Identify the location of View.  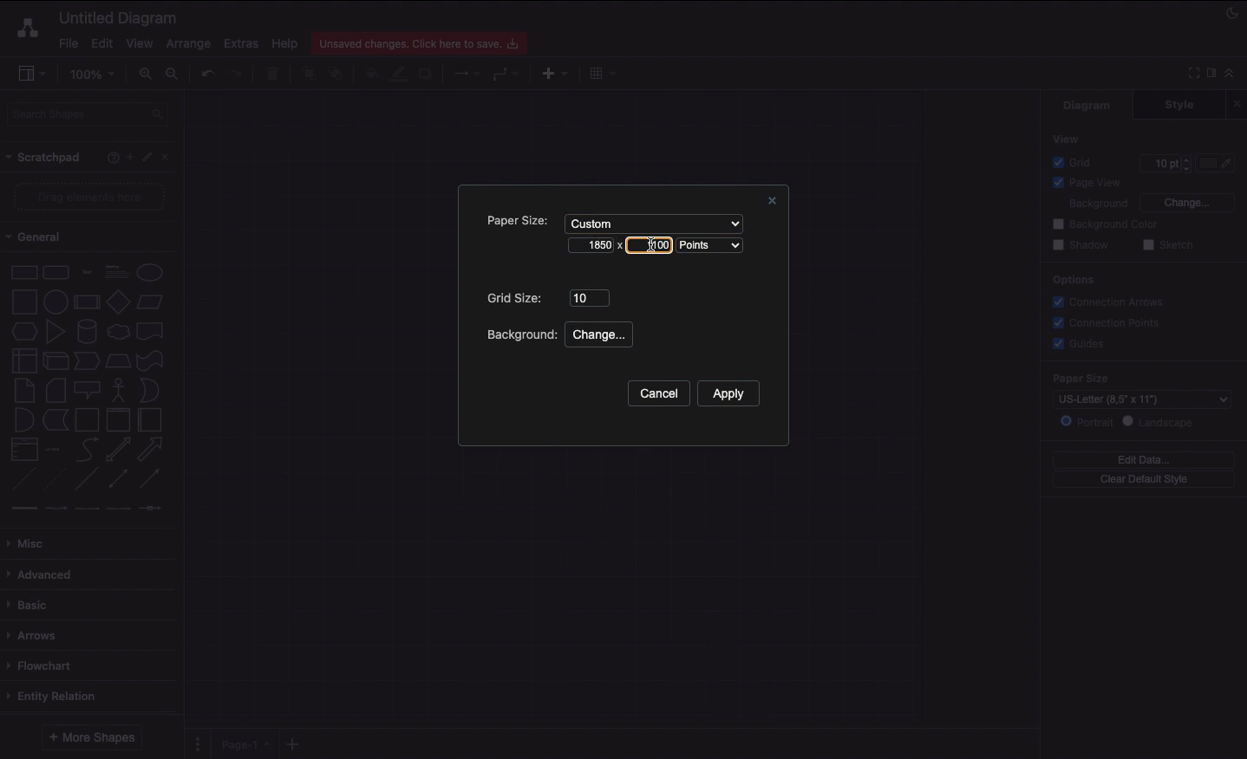
(140, 41).